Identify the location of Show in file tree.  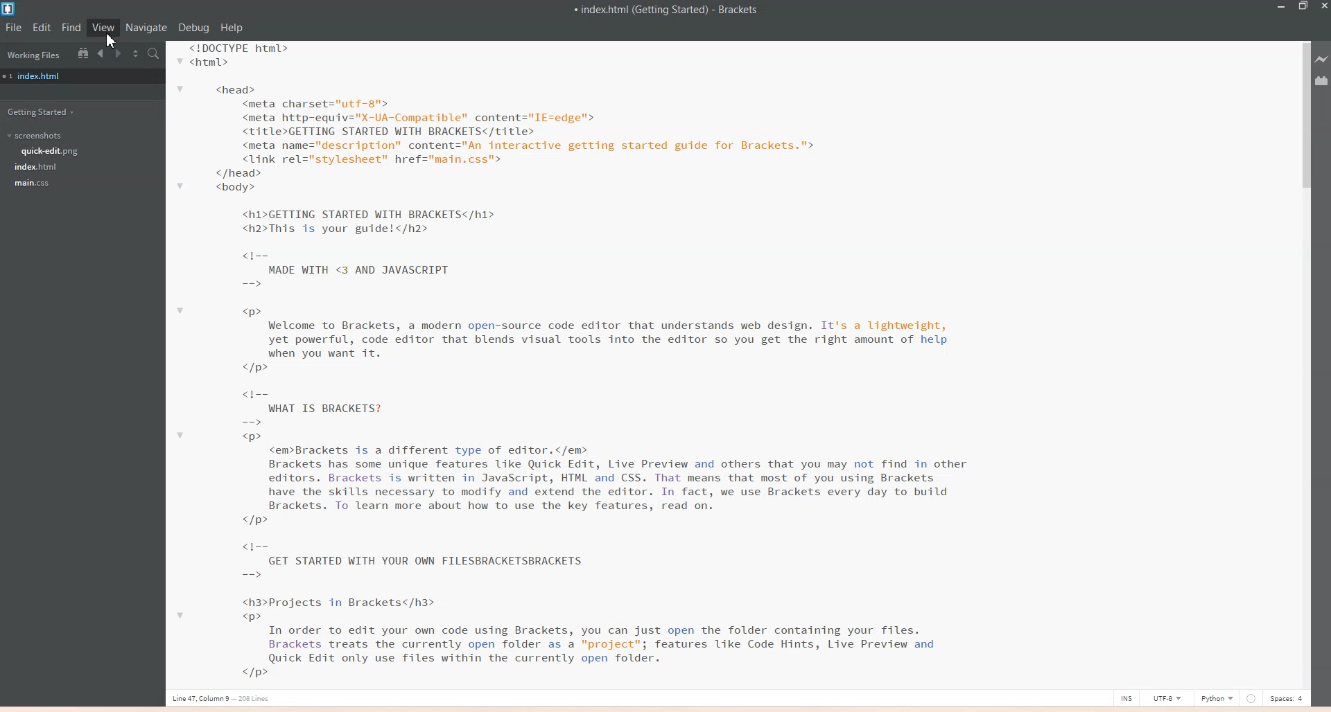
(83, 53).